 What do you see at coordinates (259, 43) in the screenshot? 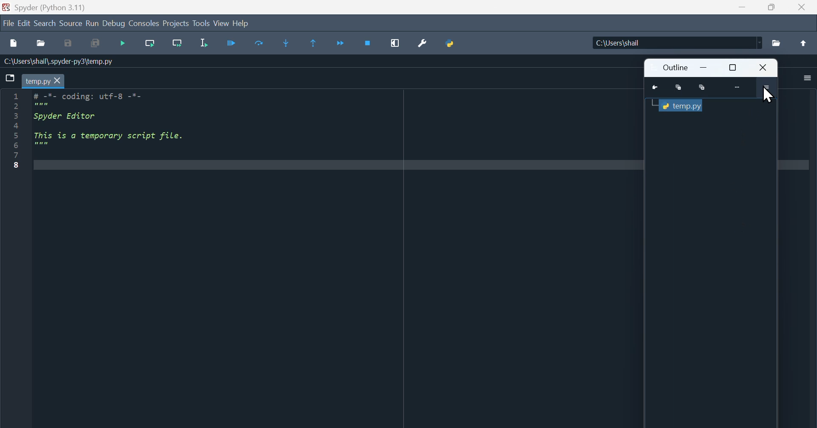
I see `Run Cell` at bounding box center [259, 43].